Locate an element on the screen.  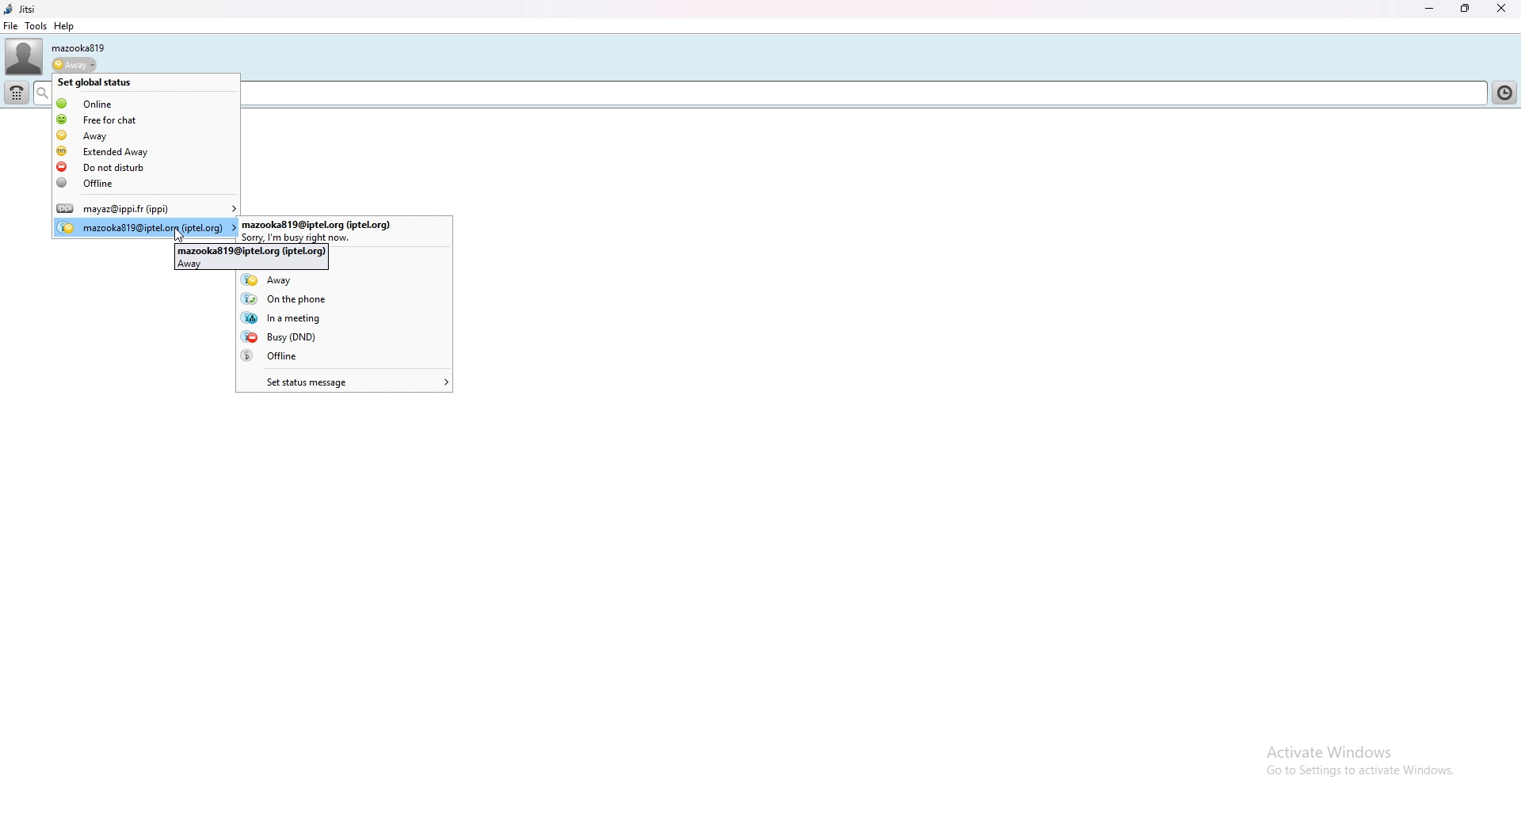
busy is located at coordinates (343, 337).